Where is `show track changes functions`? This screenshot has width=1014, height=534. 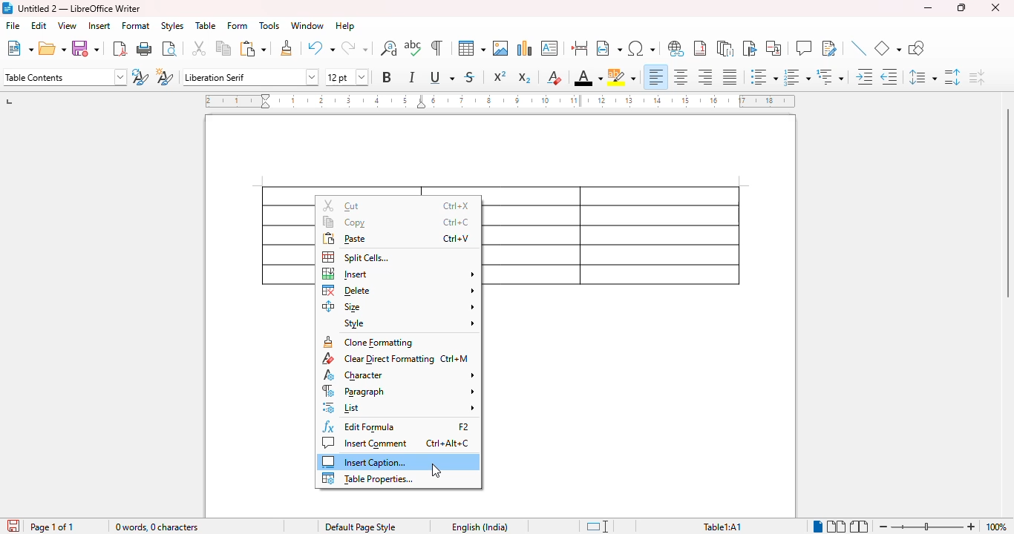
show track changes functions is located at coordinates (830, 47).